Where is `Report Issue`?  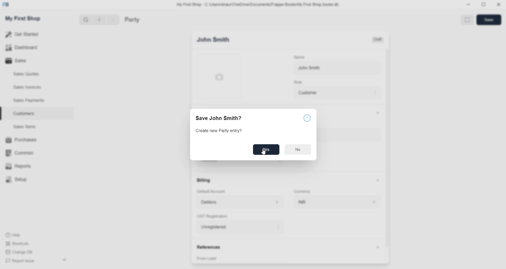
Report Issue is located at coordinates (21, 261).